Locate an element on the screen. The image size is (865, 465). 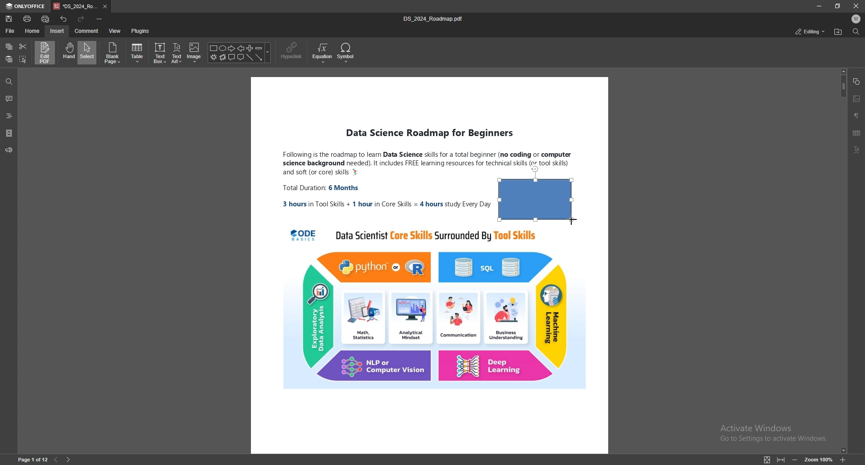
onlyoffice is located at coordinates (26, 6).